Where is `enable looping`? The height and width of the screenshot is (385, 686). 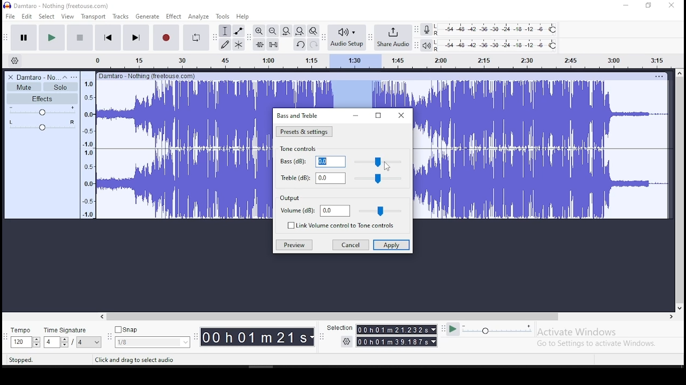 enable looping is located at coordinates (195, 38).